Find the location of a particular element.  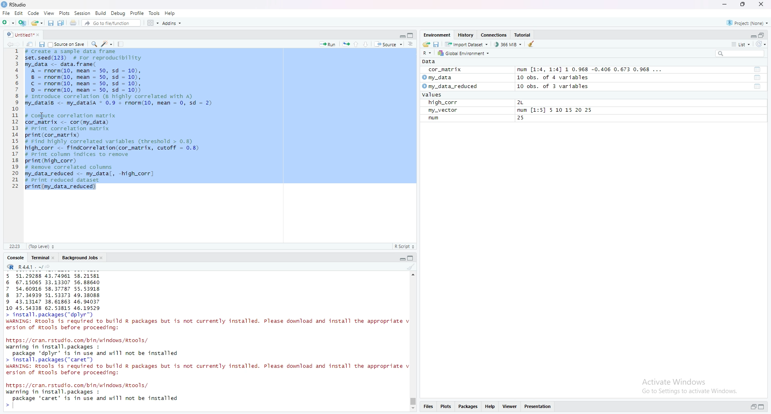

list is located at coordinates (741, 45).